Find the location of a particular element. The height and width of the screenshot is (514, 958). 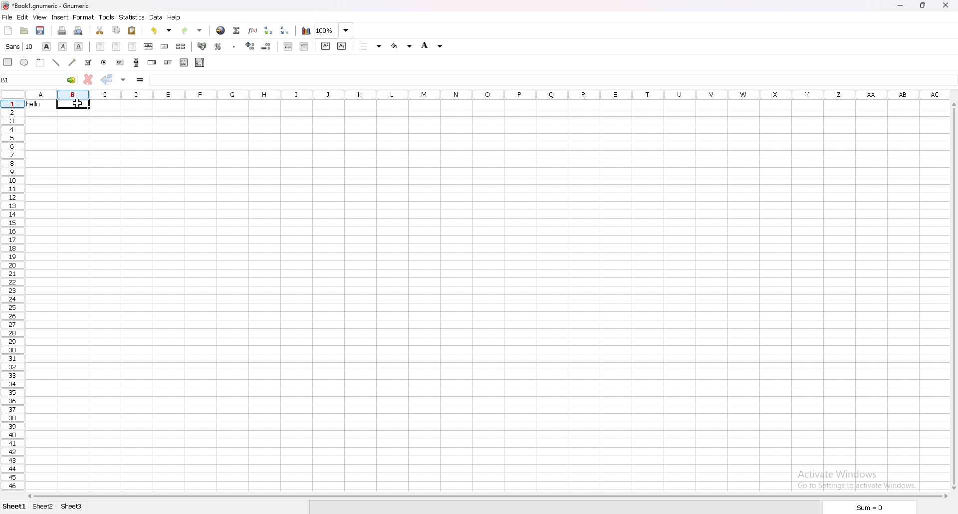

decrease indent is located at coordinates (288, 46).